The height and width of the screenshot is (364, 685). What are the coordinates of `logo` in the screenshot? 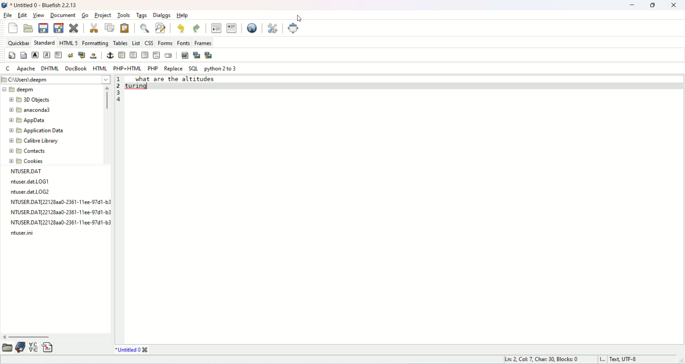 It's located at (4, 5).